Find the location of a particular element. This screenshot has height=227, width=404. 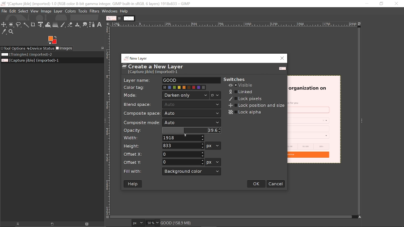

Current zoom is located at coordinates (151, 223).